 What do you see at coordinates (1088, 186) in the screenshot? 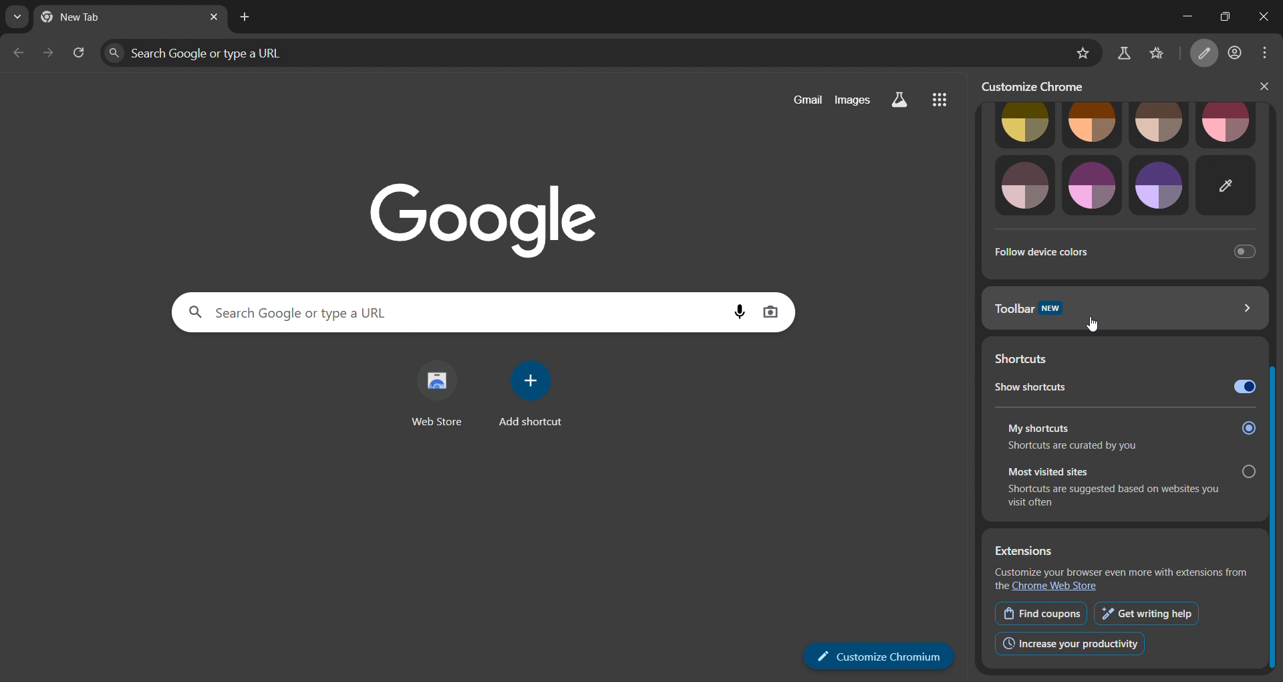
I see `image` at bounding box center [1088, 186].